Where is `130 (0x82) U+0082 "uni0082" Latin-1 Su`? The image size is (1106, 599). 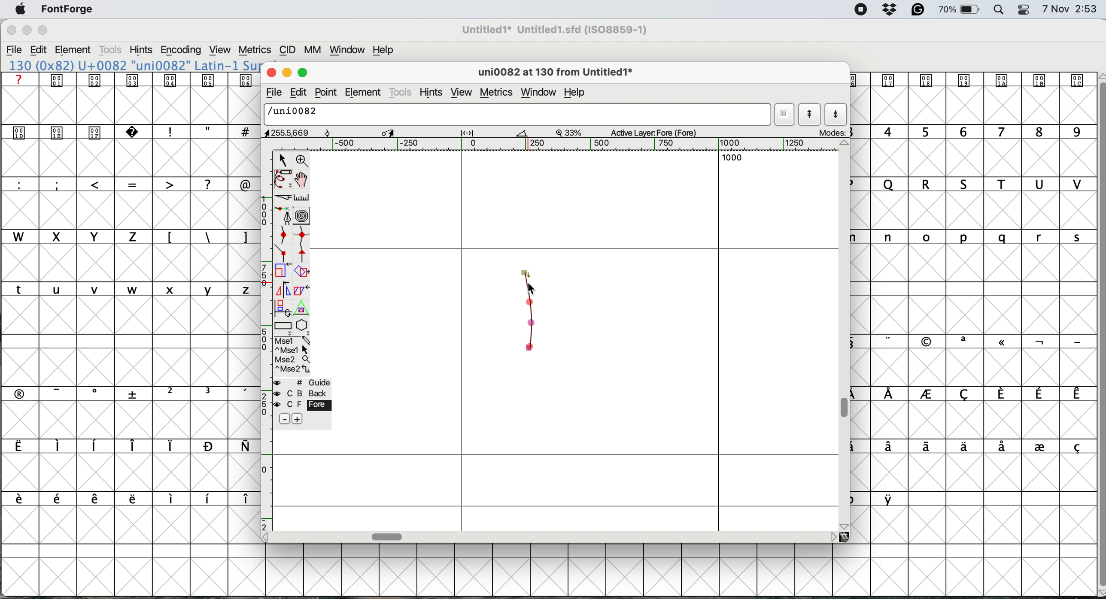
130 (0x82) U+0082 "uni0082" Latin-1 Su is located at coordinates (134, 65).